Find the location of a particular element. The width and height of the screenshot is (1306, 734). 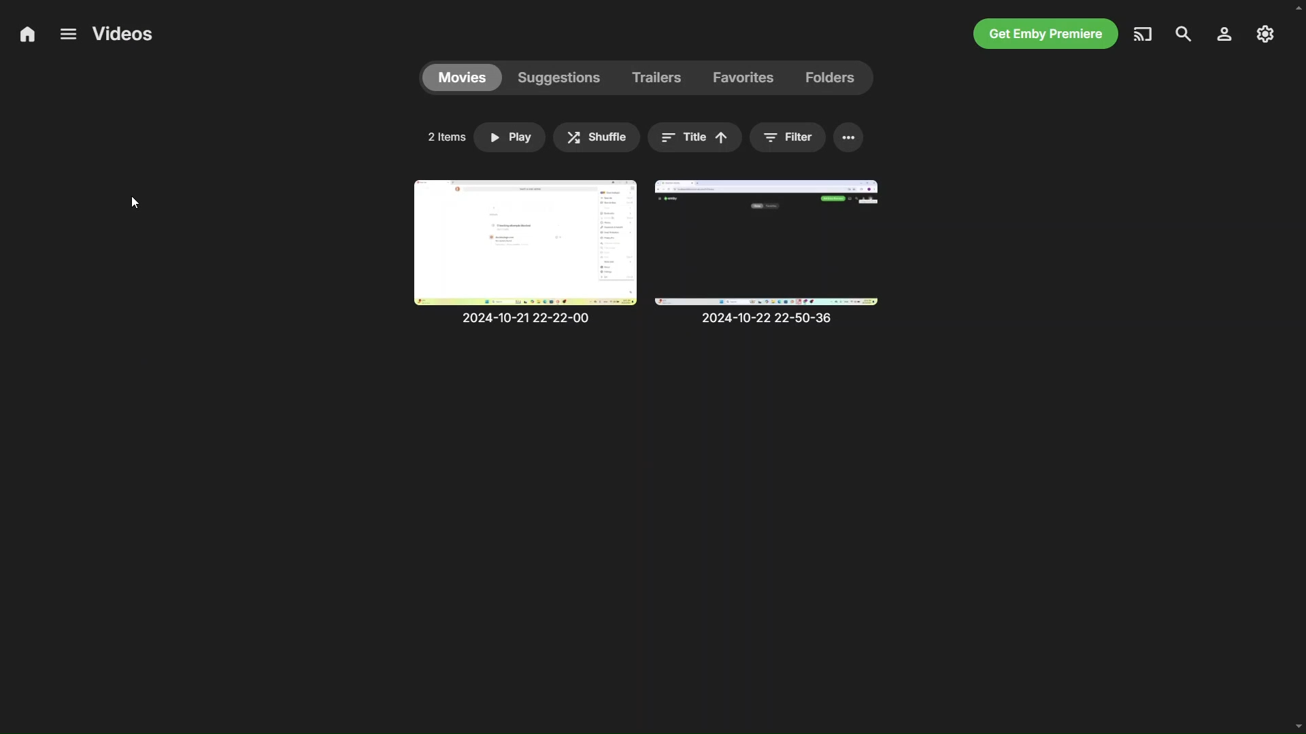

play is located at coordinates (507, 137).